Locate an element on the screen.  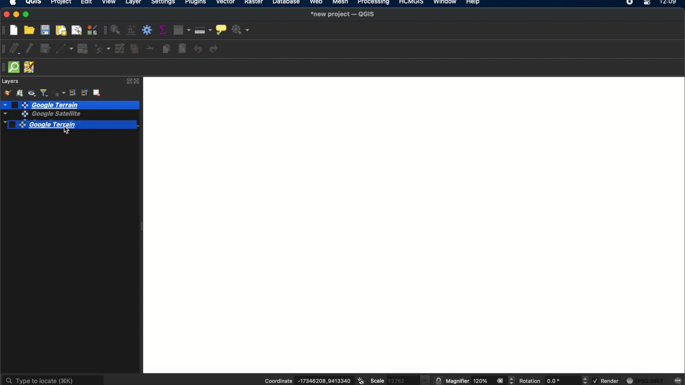
close is located at coordinates (5, 15).